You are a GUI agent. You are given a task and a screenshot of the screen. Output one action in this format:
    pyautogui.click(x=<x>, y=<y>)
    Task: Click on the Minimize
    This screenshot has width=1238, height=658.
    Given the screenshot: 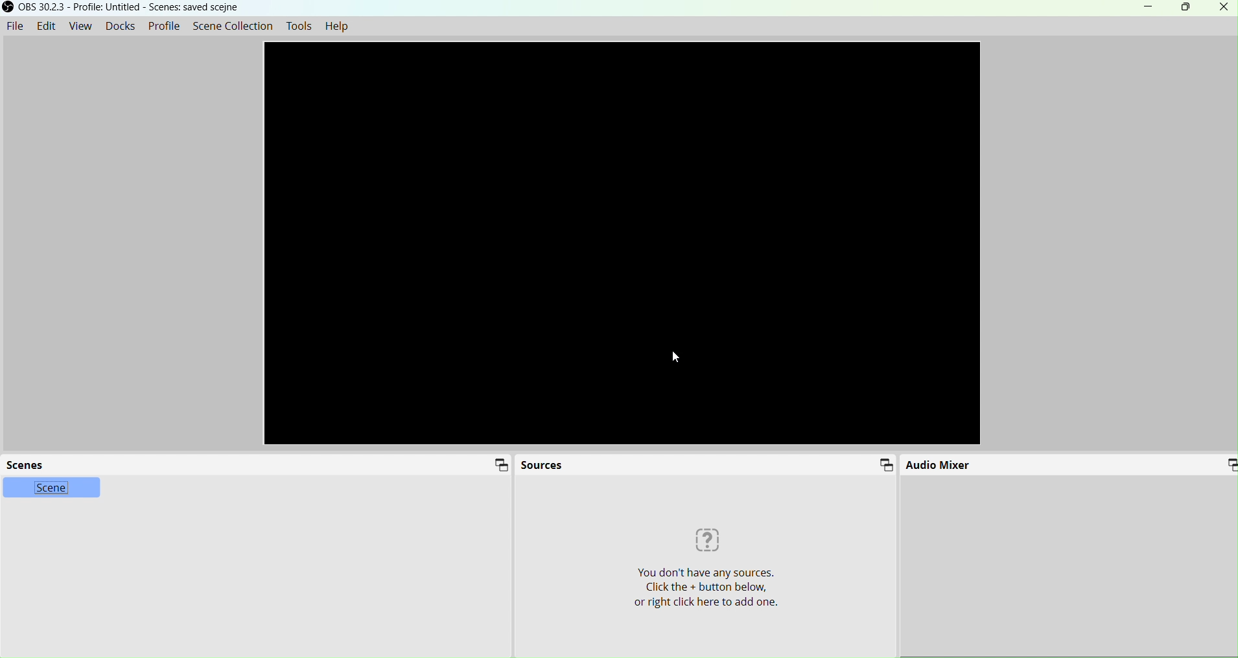 What is the action you would take?
    pyautogui.click(x=500, y=465)
    